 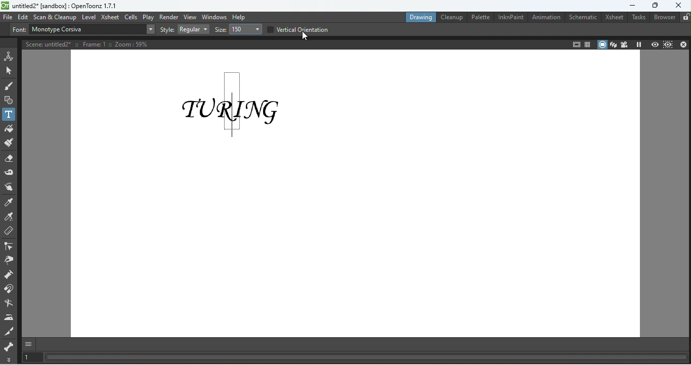 What do you see at coordinates (193, 29) in the screenshot?
I see `Drop down` at bounding box center [193, 29].